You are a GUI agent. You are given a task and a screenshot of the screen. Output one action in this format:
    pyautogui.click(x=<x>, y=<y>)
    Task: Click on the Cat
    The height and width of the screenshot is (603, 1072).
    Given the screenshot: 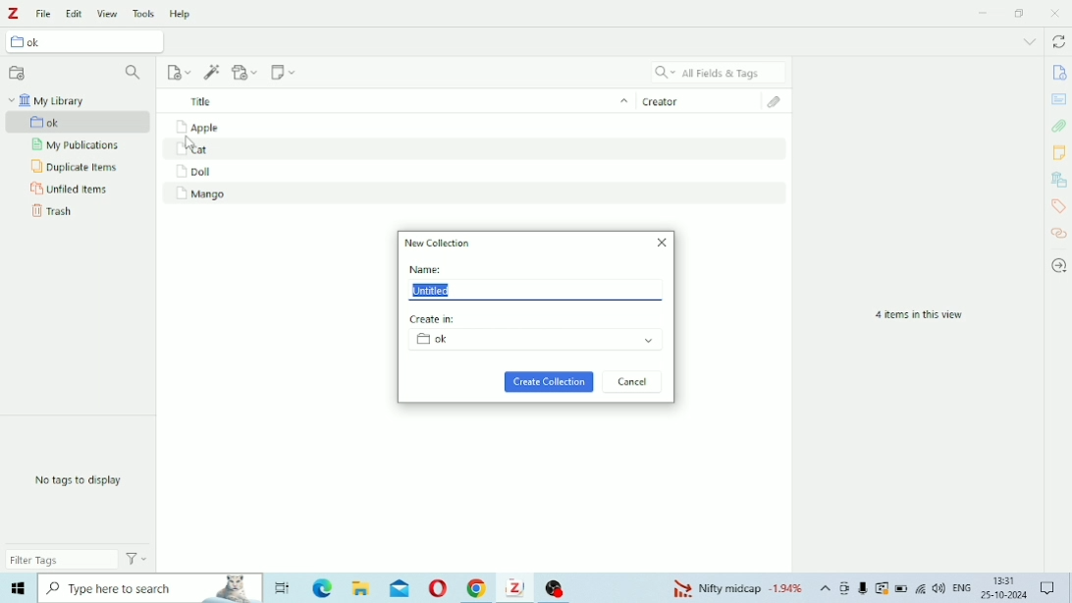 What is the action you would take?
    pyautogui.click(x=198, y=150)
    